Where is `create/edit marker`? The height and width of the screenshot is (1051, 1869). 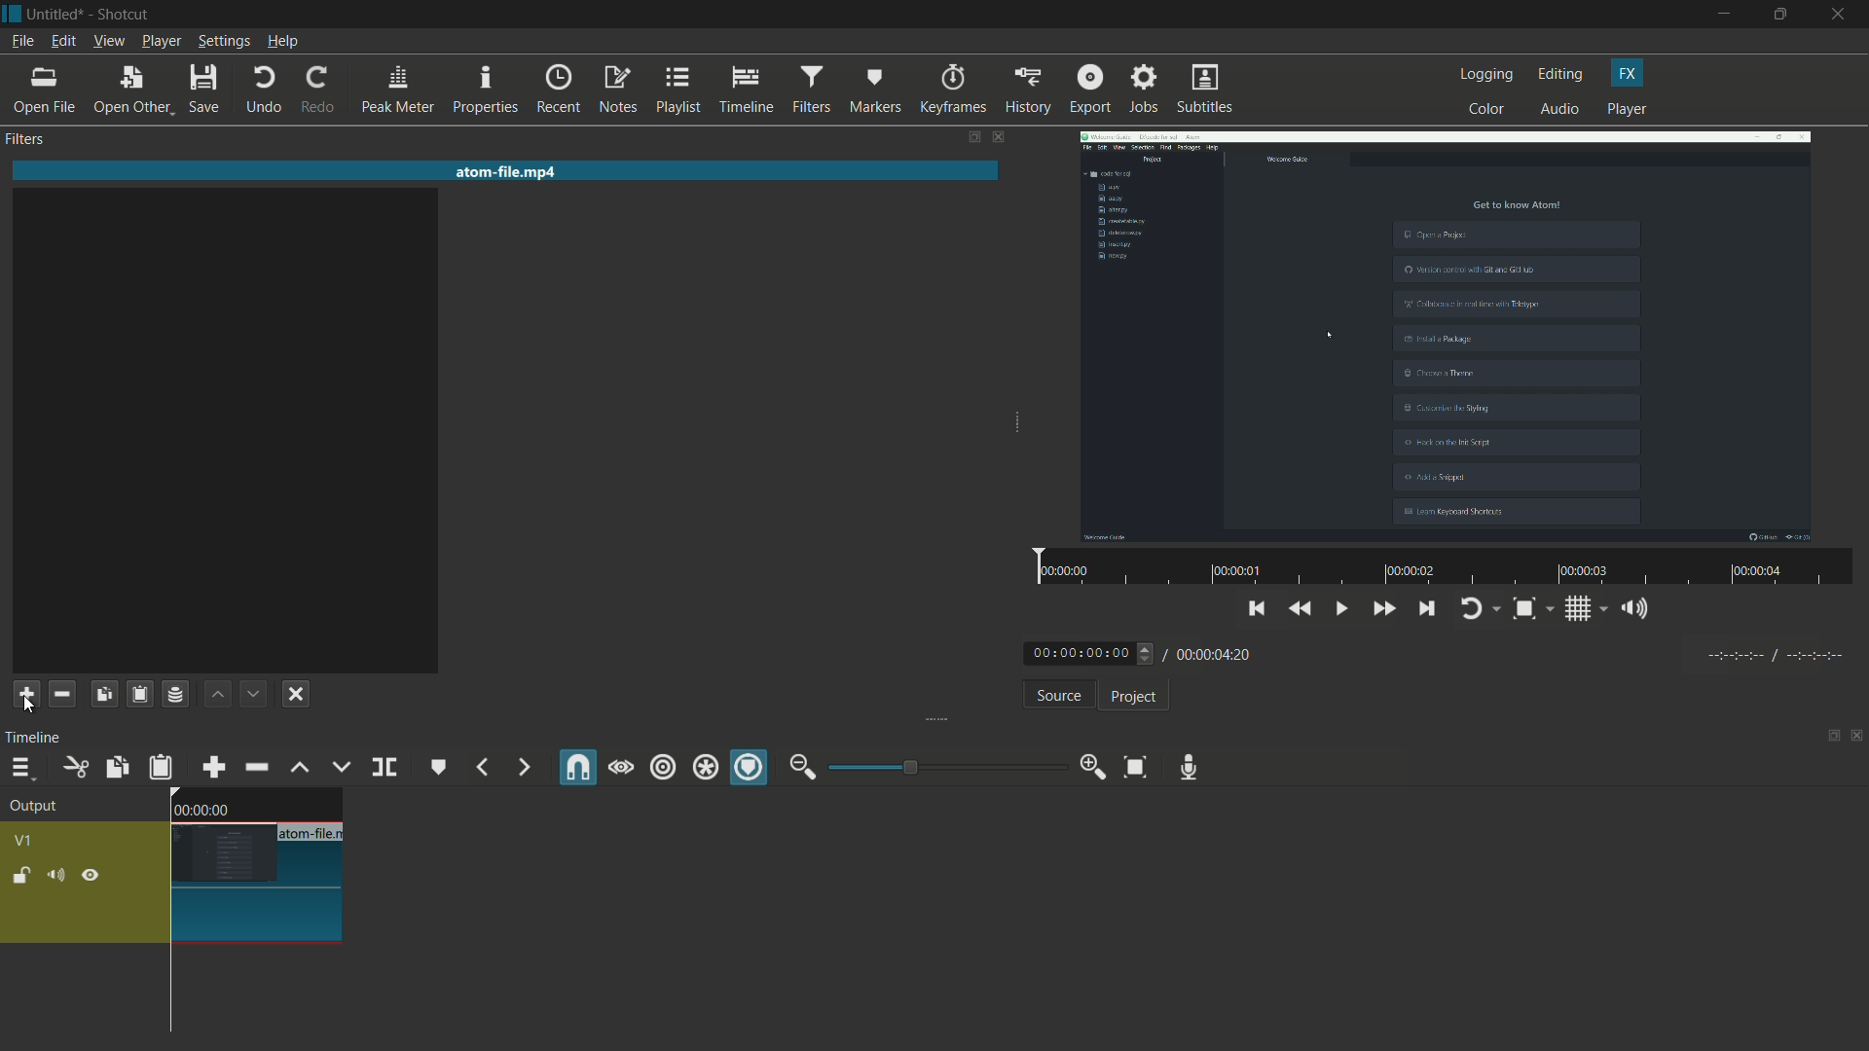
create/edit marker is located at coordinates (439, 767).